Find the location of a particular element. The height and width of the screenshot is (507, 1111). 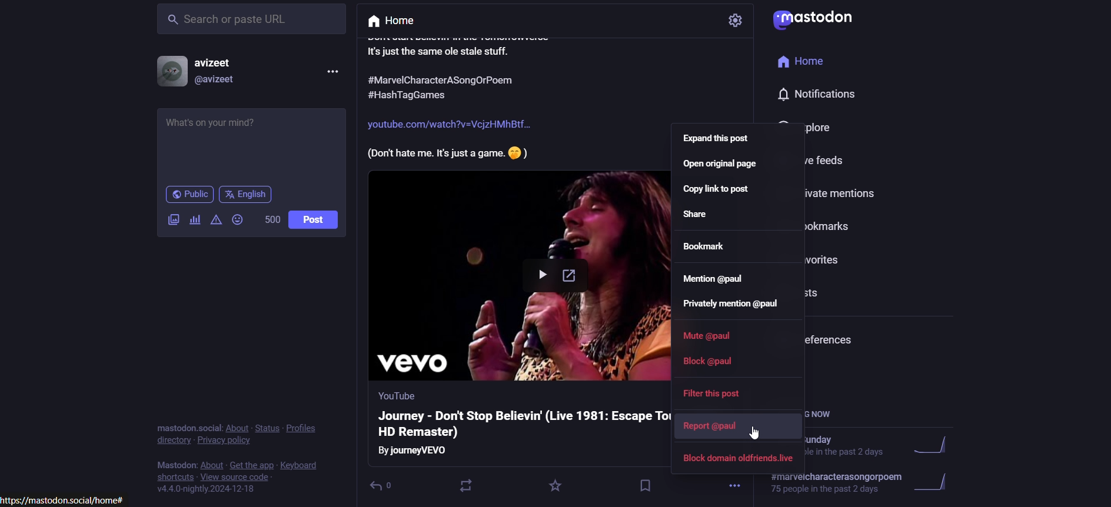

language is located at coordinates (247, 195).